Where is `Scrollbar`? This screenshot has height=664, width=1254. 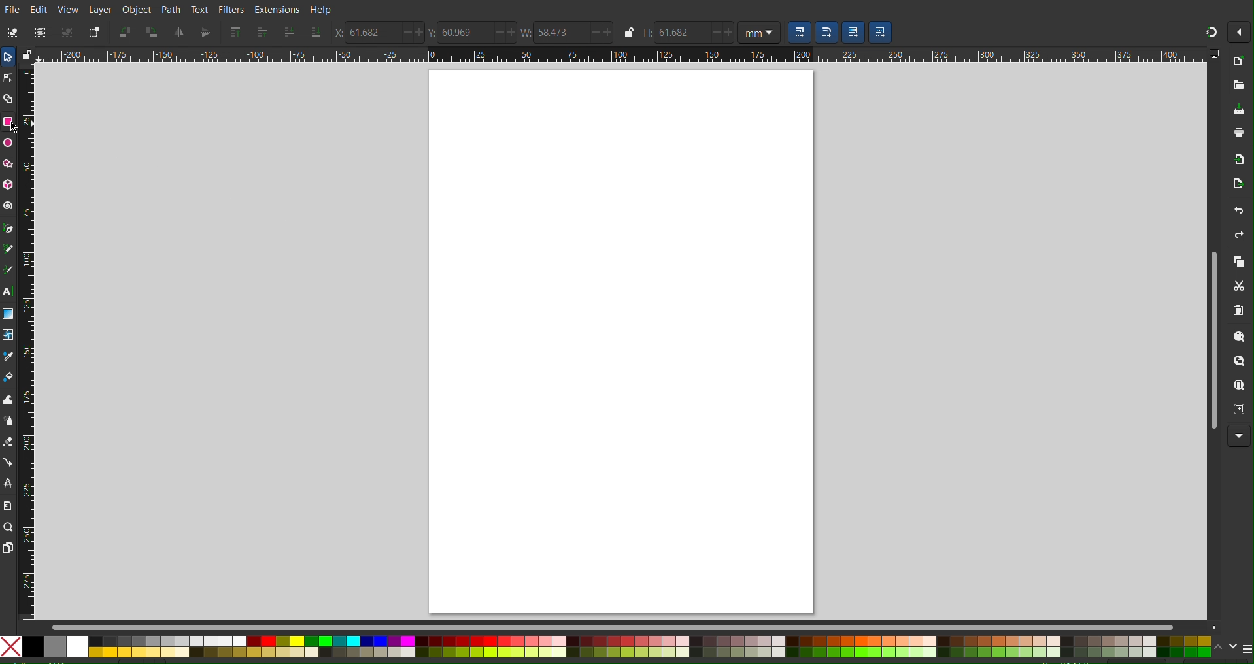 Scrollbar is located at coordinates (1212, 343).